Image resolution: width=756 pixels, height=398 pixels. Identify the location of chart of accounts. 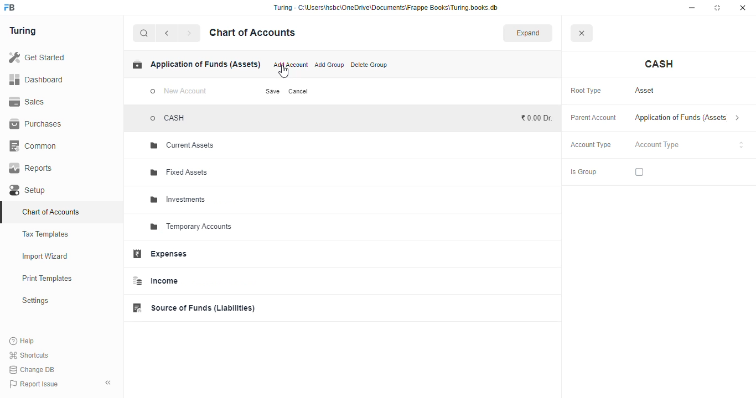
(252, 33).